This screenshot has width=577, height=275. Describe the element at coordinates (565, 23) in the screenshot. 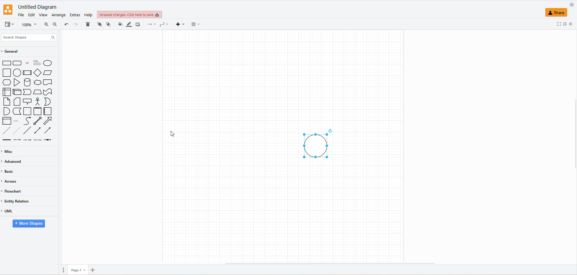

I see `FOMRAT` at that location.